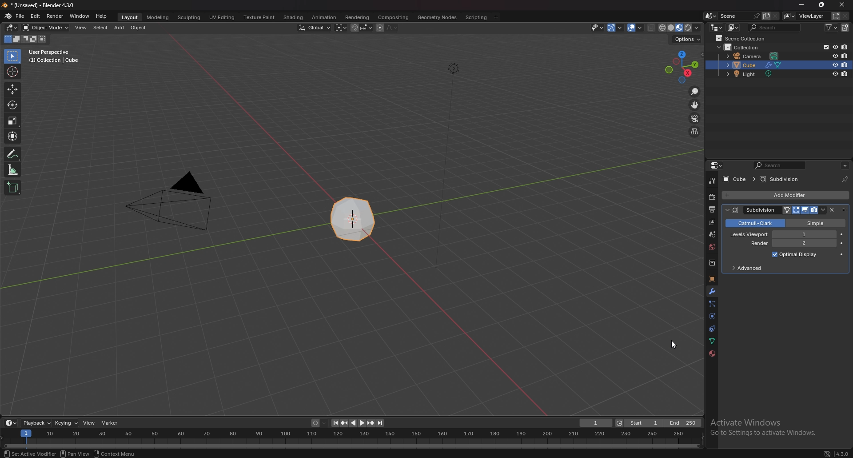 This screenshot has width=853, height=458. Describe the element at coordinates (845, 28) in the screenshot. I see `add collection` at that location.